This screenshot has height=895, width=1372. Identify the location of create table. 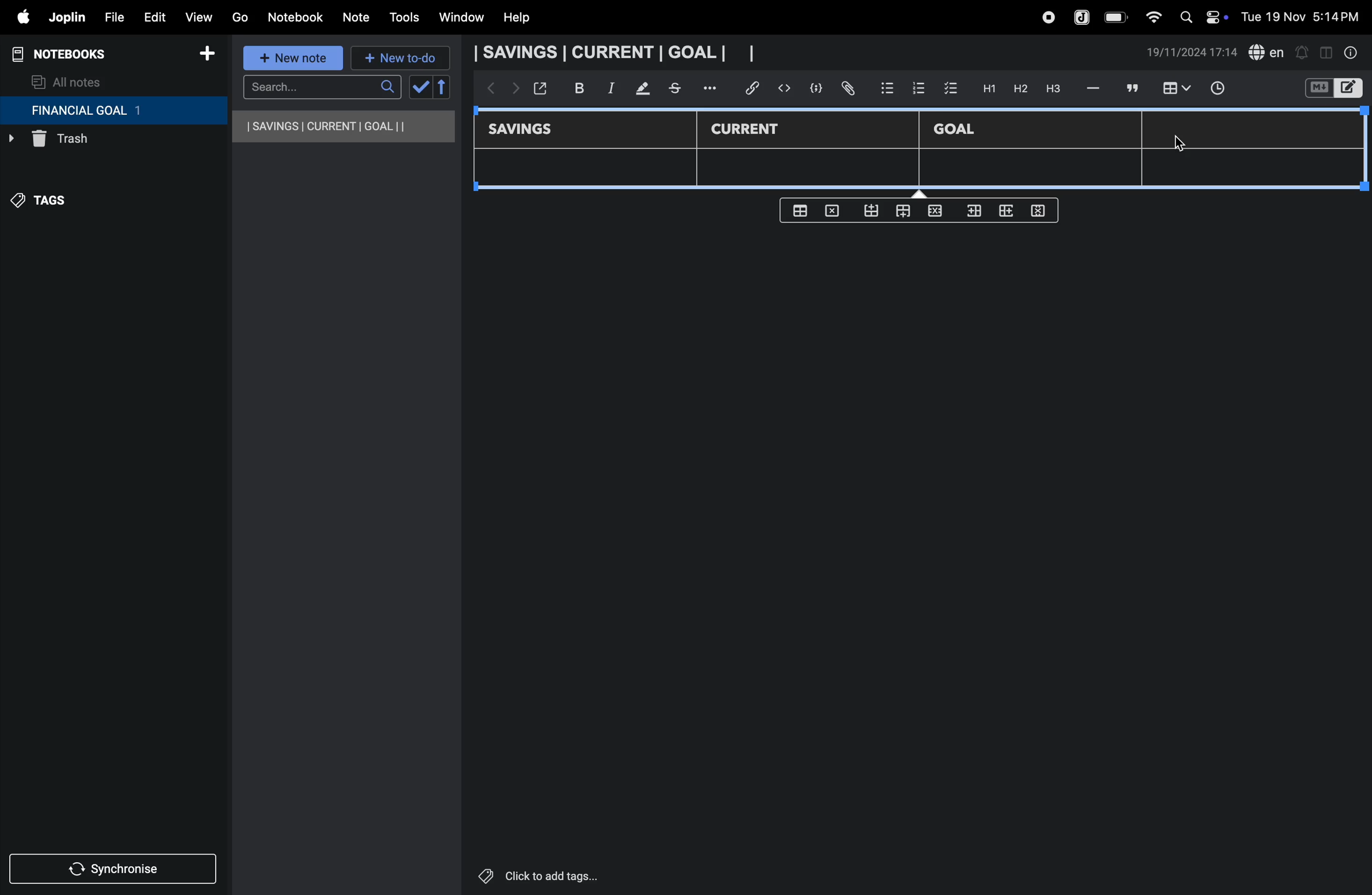
(800, 210).